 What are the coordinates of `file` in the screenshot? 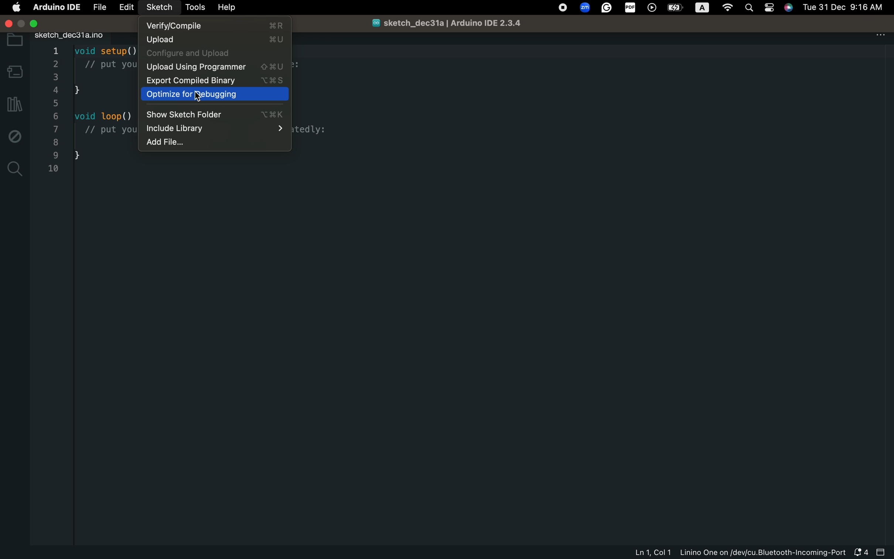 It's located at (100, 8).